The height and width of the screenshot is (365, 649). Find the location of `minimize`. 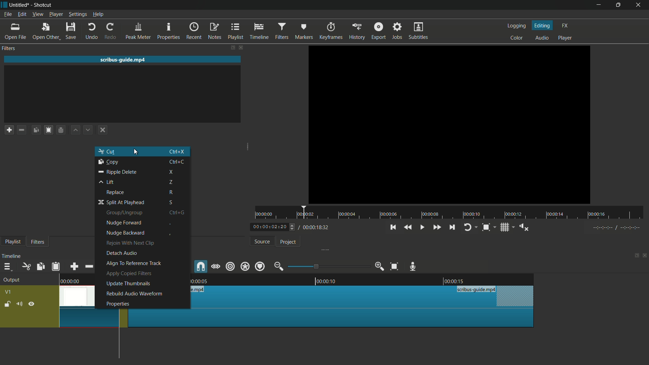

minimize is located at coordinates (599, 5).